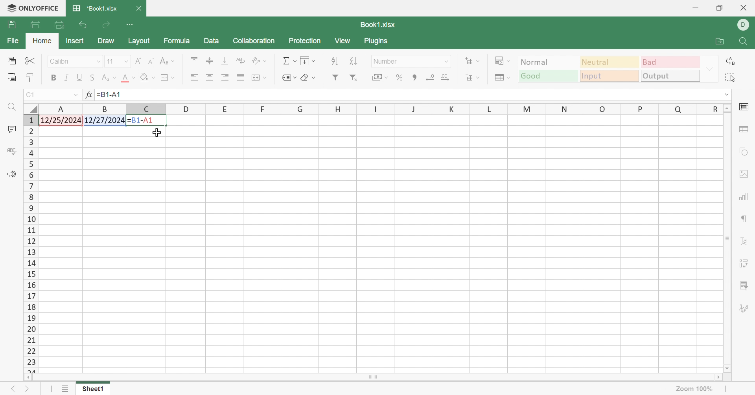 The width and height of the screenshot is (755, 395). Describe the element at coordinates (744, 221) in the screenshot. I see `Paragraph settings` at that location.